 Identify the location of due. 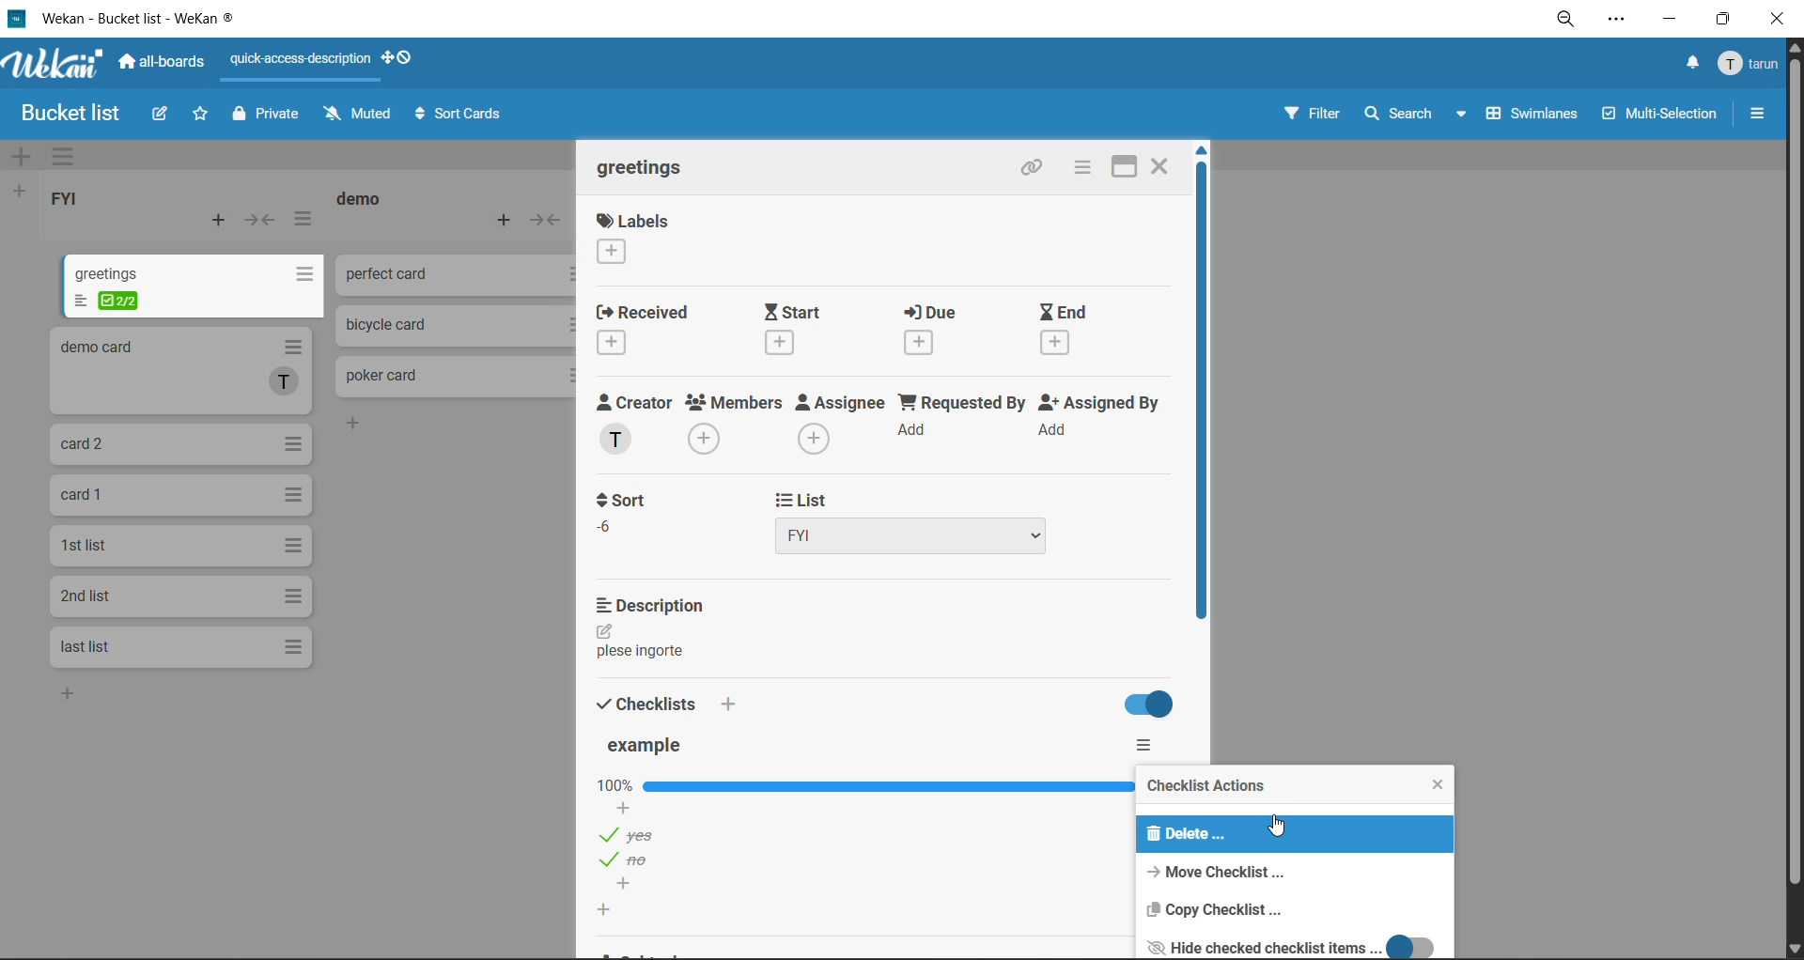
(934, 331).